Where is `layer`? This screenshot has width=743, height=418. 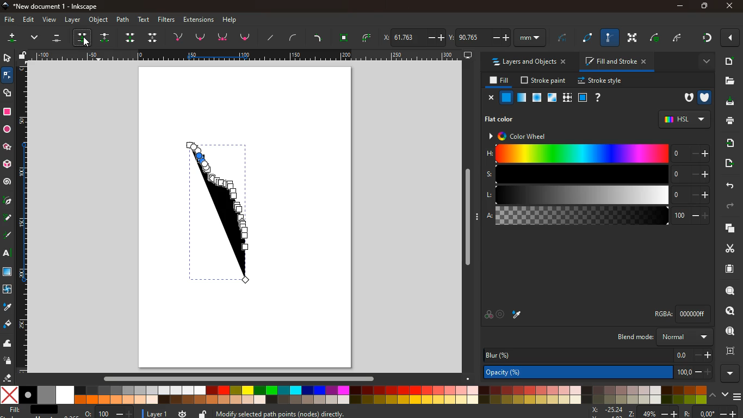
layer is located at coordinates (73, 20).